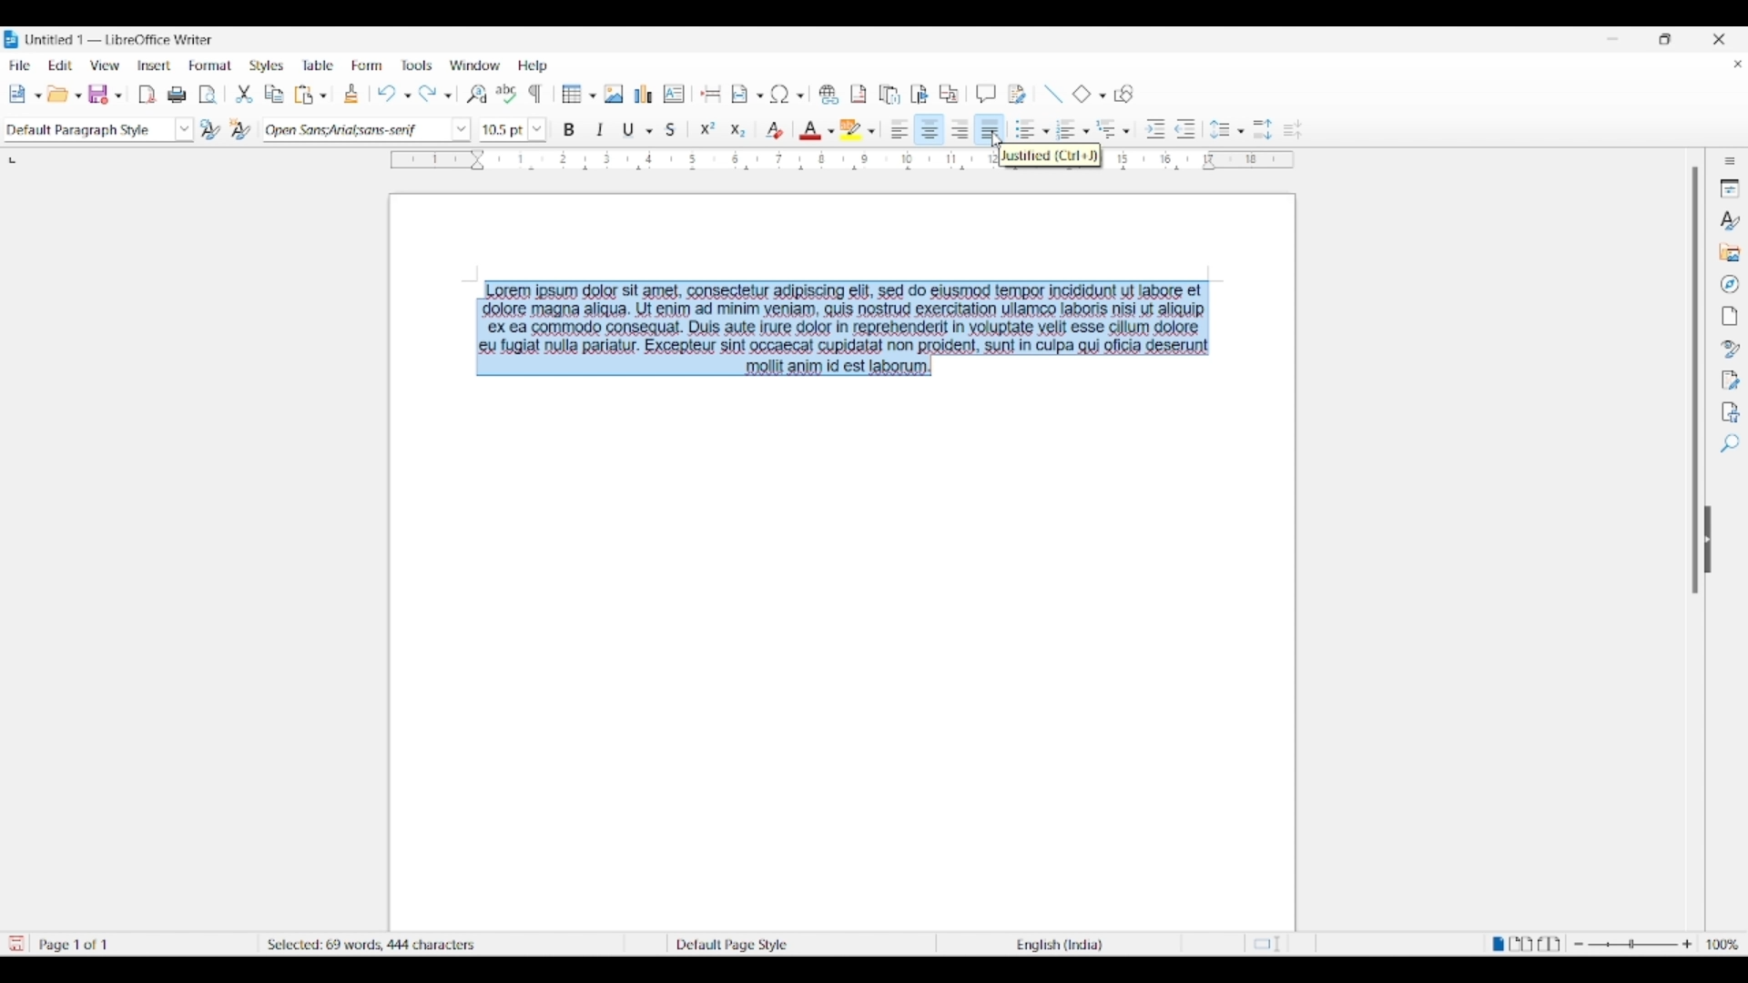 Image resolution: width=1748 pixels, height=983 pixels. What do you see at coordinates (828, 95) in the screenshot?
I see `Insert hyperlink` at bounding box center [828, 95].